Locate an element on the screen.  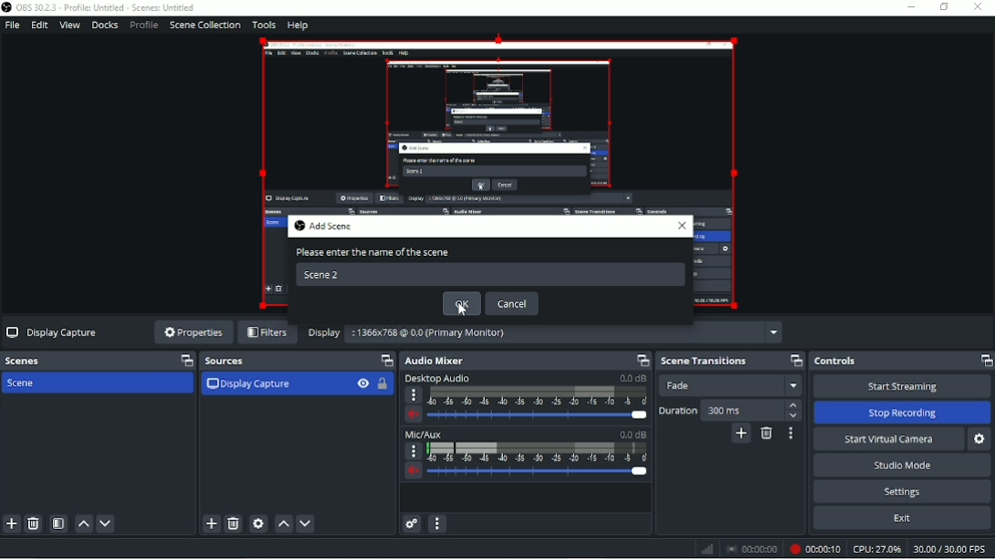
Add source is located at coordinates (211, 524).